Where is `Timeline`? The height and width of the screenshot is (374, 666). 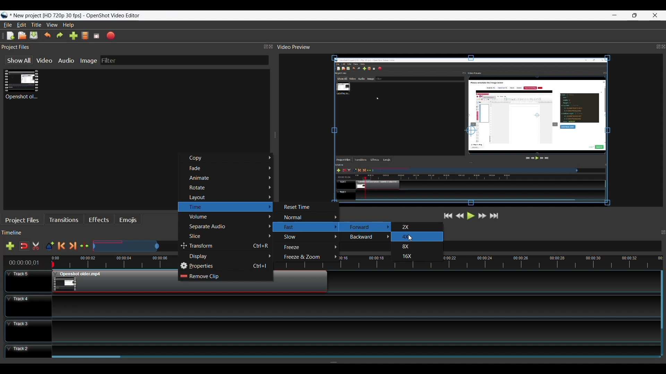 Timeline is located at coordinates (90, 261).